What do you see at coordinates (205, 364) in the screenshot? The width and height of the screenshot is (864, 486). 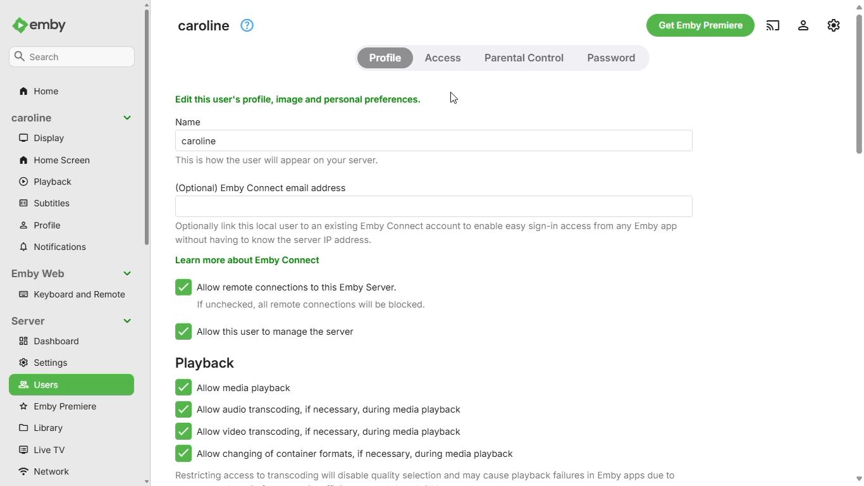 I see `playback` at bounding box center [205, 364].